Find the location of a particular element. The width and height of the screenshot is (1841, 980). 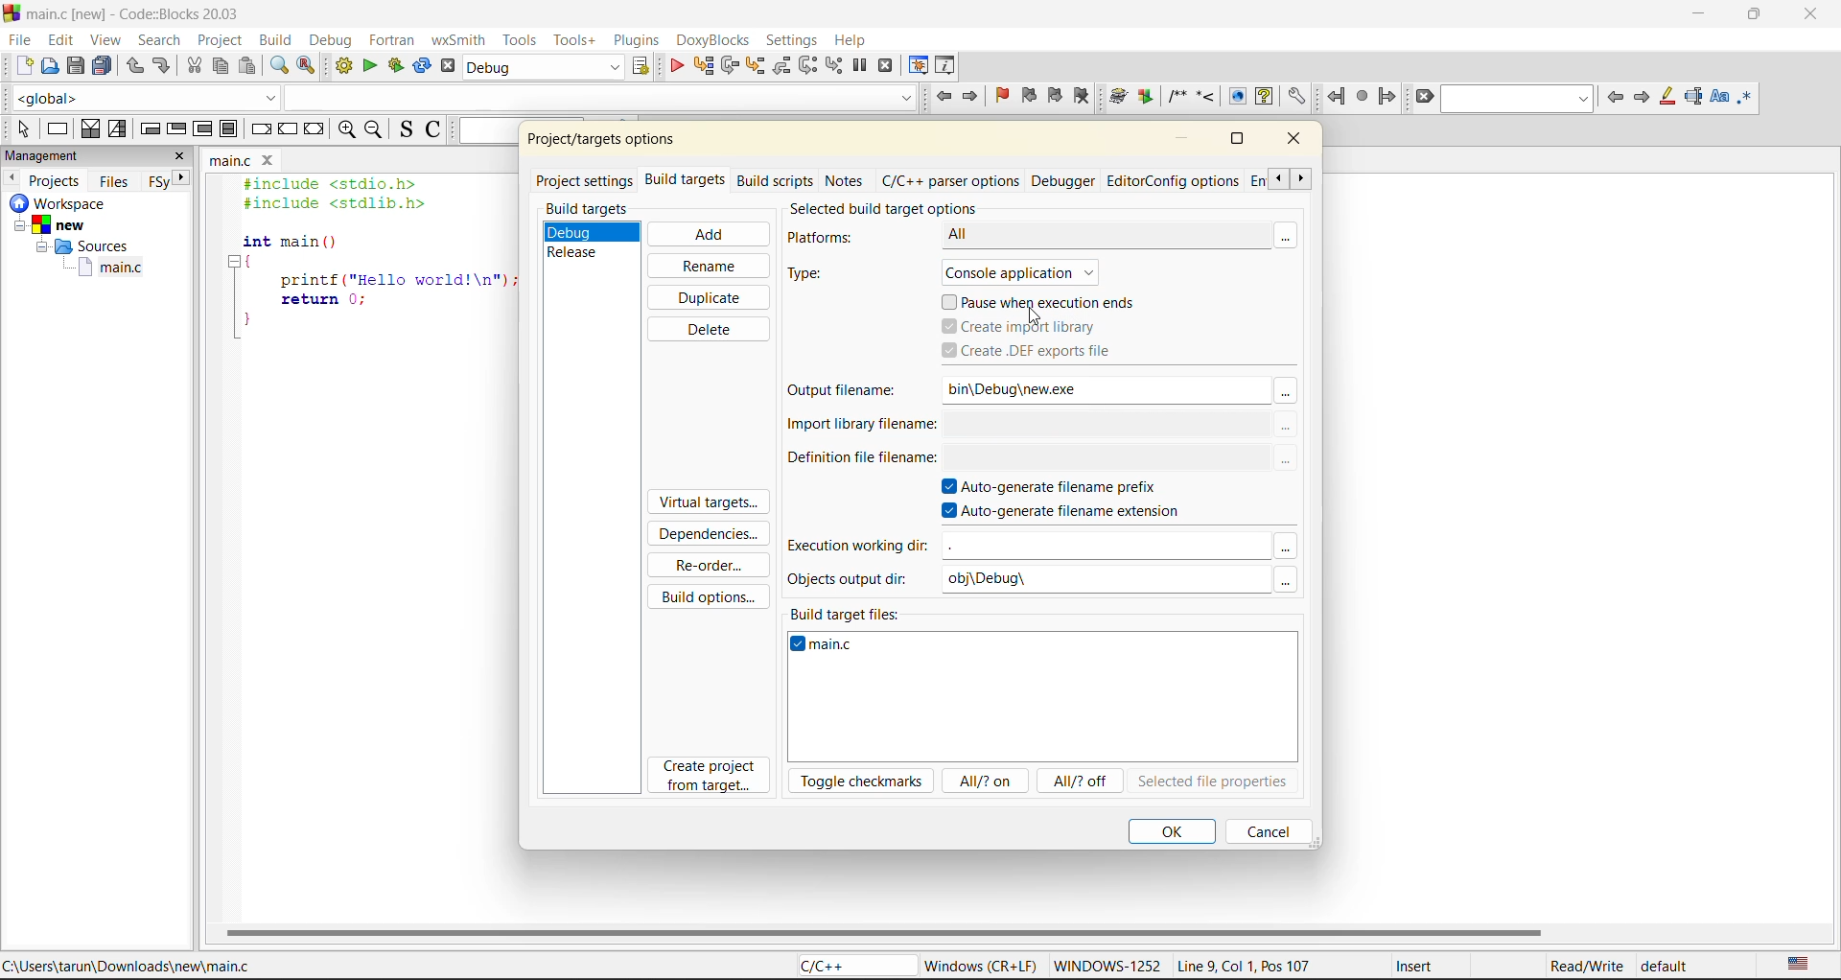

select is located at coordinates (18, 126).